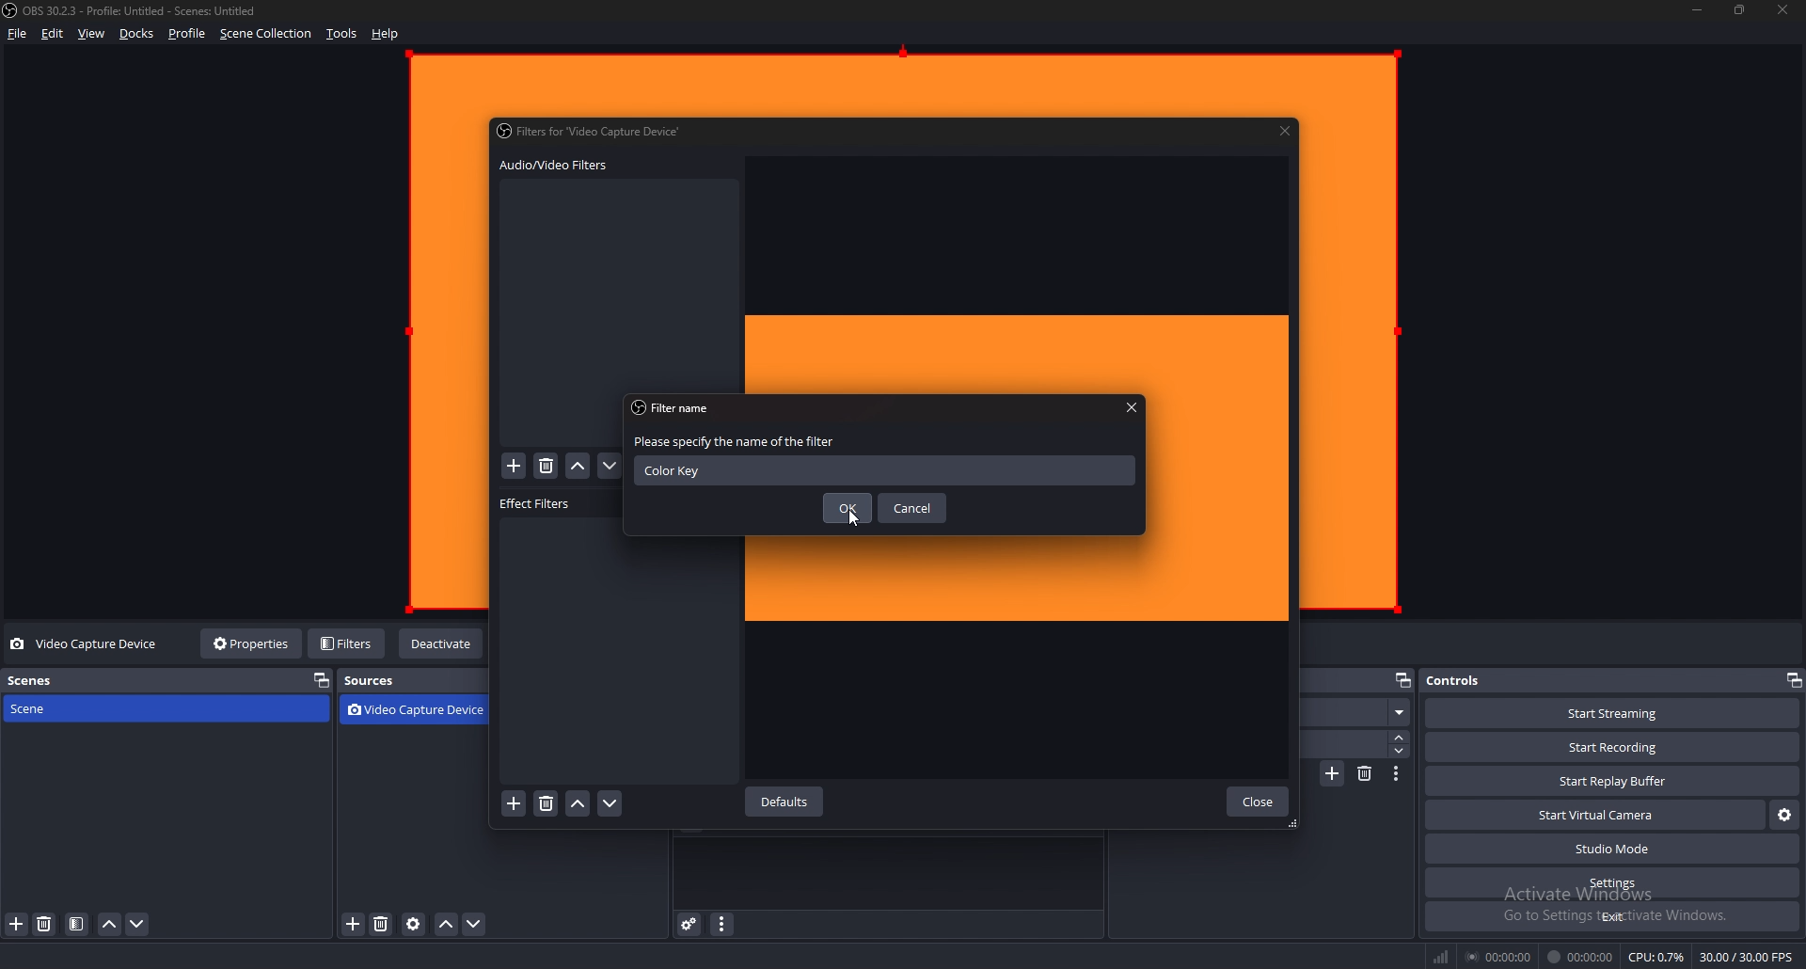 This screenshot has height=969, width=1806. I want to click on scene, so click(87, 708).